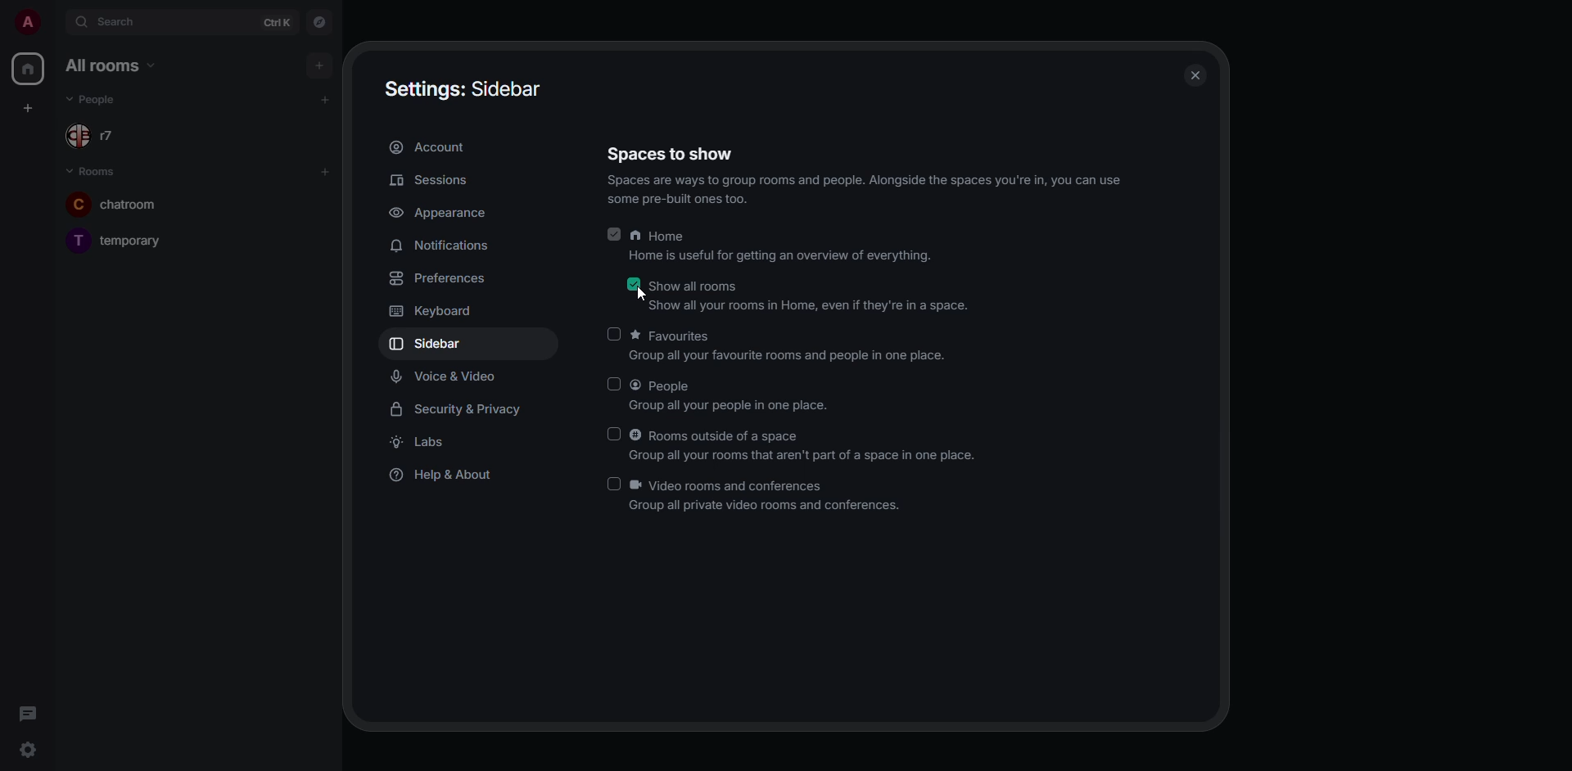 The width and height of the screenshot is (1572, 771). Describe the element at coordinates (445, 213) in the screenshot. I see `appearance` at that location.